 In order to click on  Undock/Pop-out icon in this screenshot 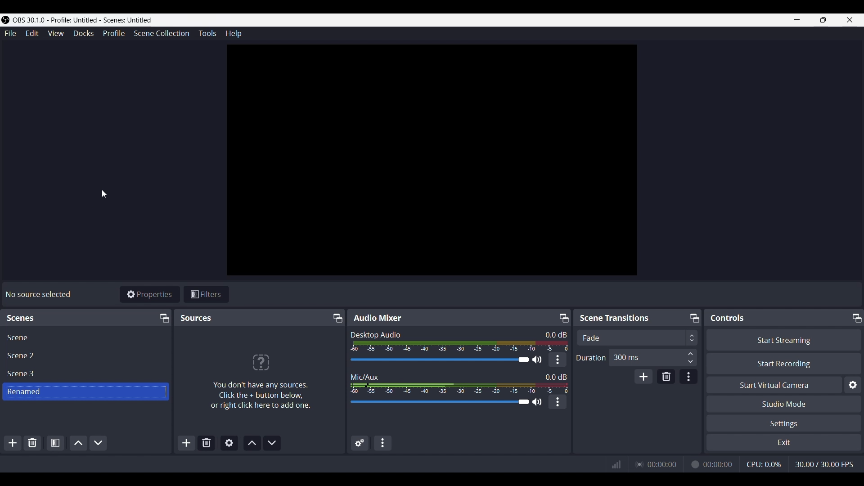, I will do `click(855, 317)`.